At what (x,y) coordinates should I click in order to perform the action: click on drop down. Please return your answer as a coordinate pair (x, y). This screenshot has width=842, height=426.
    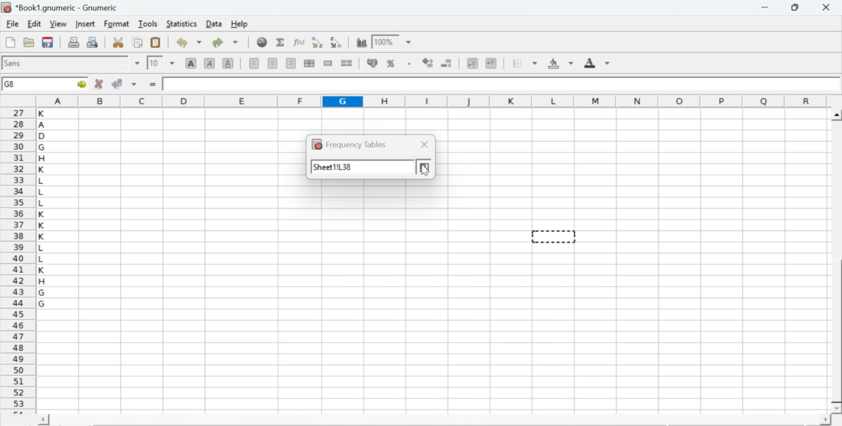
    Looking at the image, I should click on (172, 62).